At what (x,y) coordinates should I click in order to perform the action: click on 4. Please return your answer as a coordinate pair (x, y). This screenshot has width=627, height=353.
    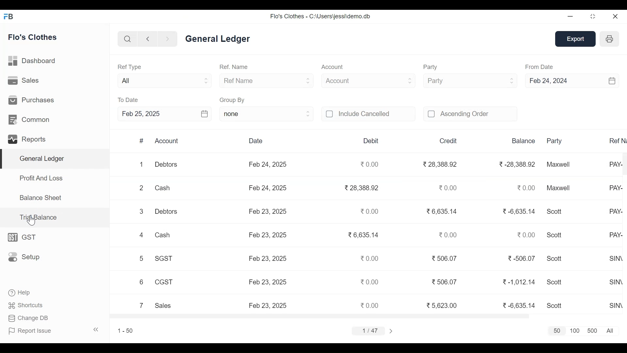
    Looking at the image, I should click on (141, 235).